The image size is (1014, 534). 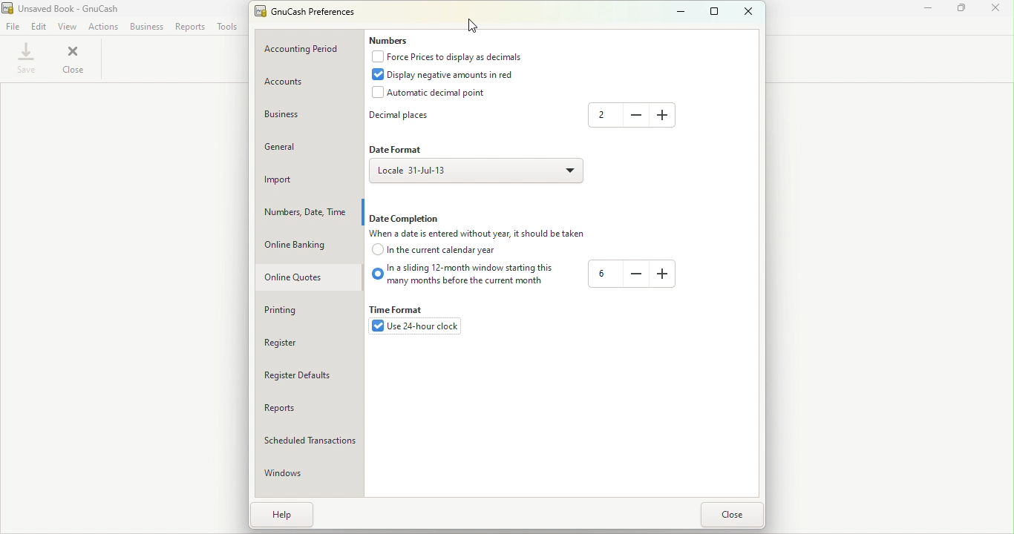 What do you see at coordinates (298, 248) in the screenshot?
I see `Online banking` at bounding box center [298, 248].